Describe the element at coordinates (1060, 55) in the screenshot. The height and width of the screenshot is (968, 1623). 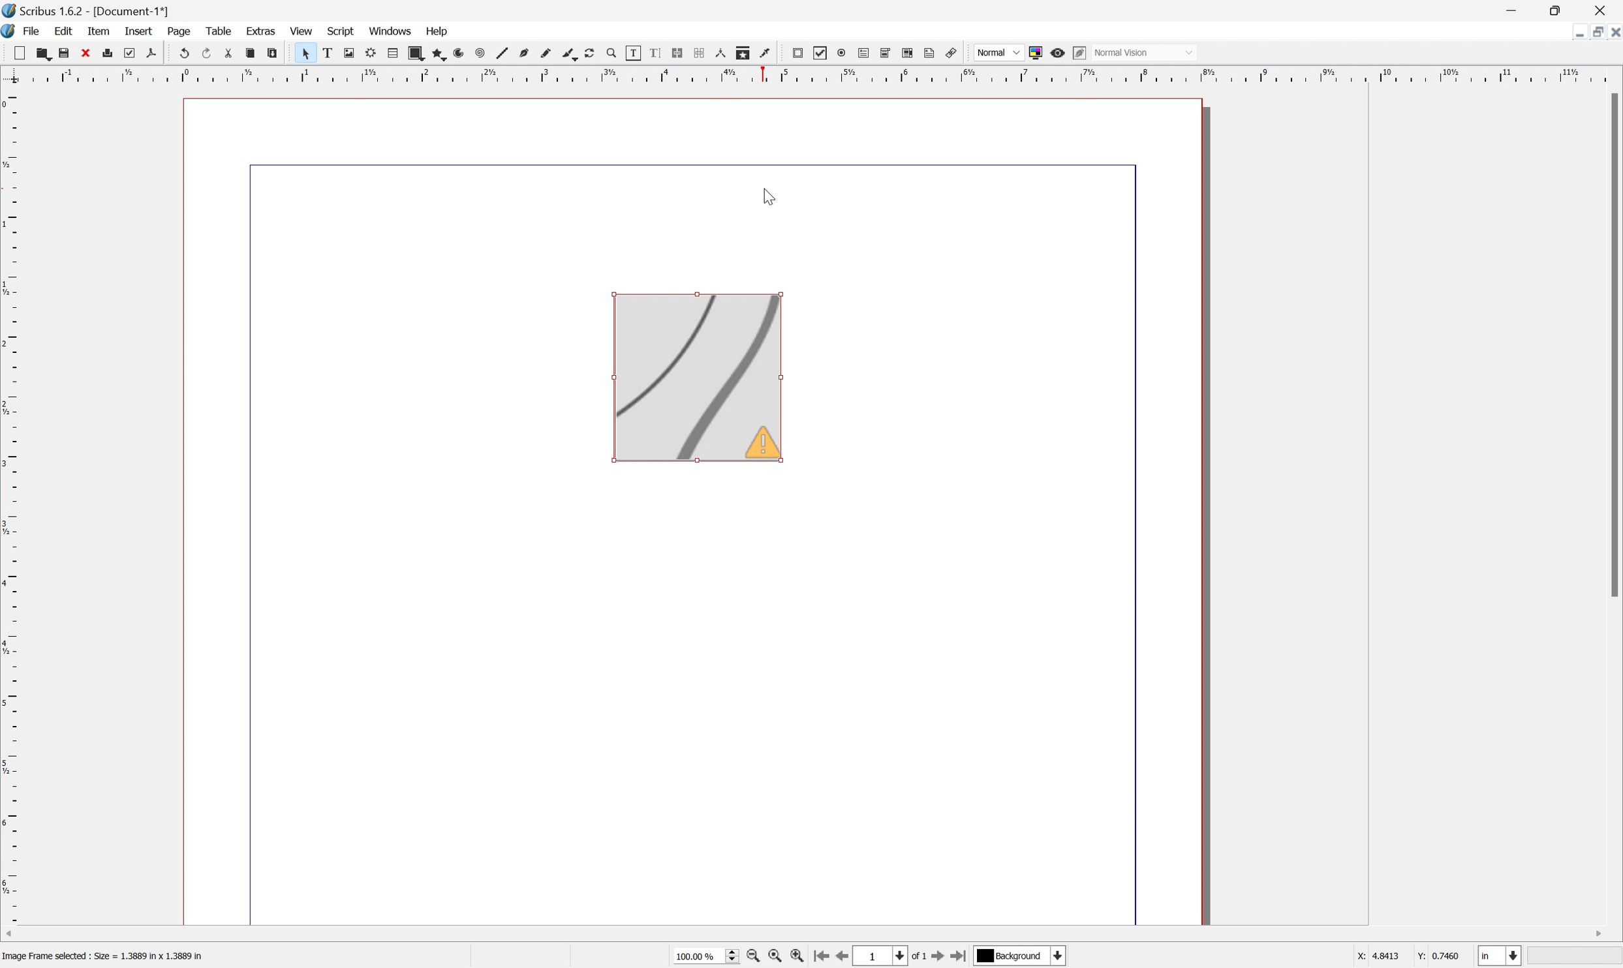
I see `Preview mode` at that location.